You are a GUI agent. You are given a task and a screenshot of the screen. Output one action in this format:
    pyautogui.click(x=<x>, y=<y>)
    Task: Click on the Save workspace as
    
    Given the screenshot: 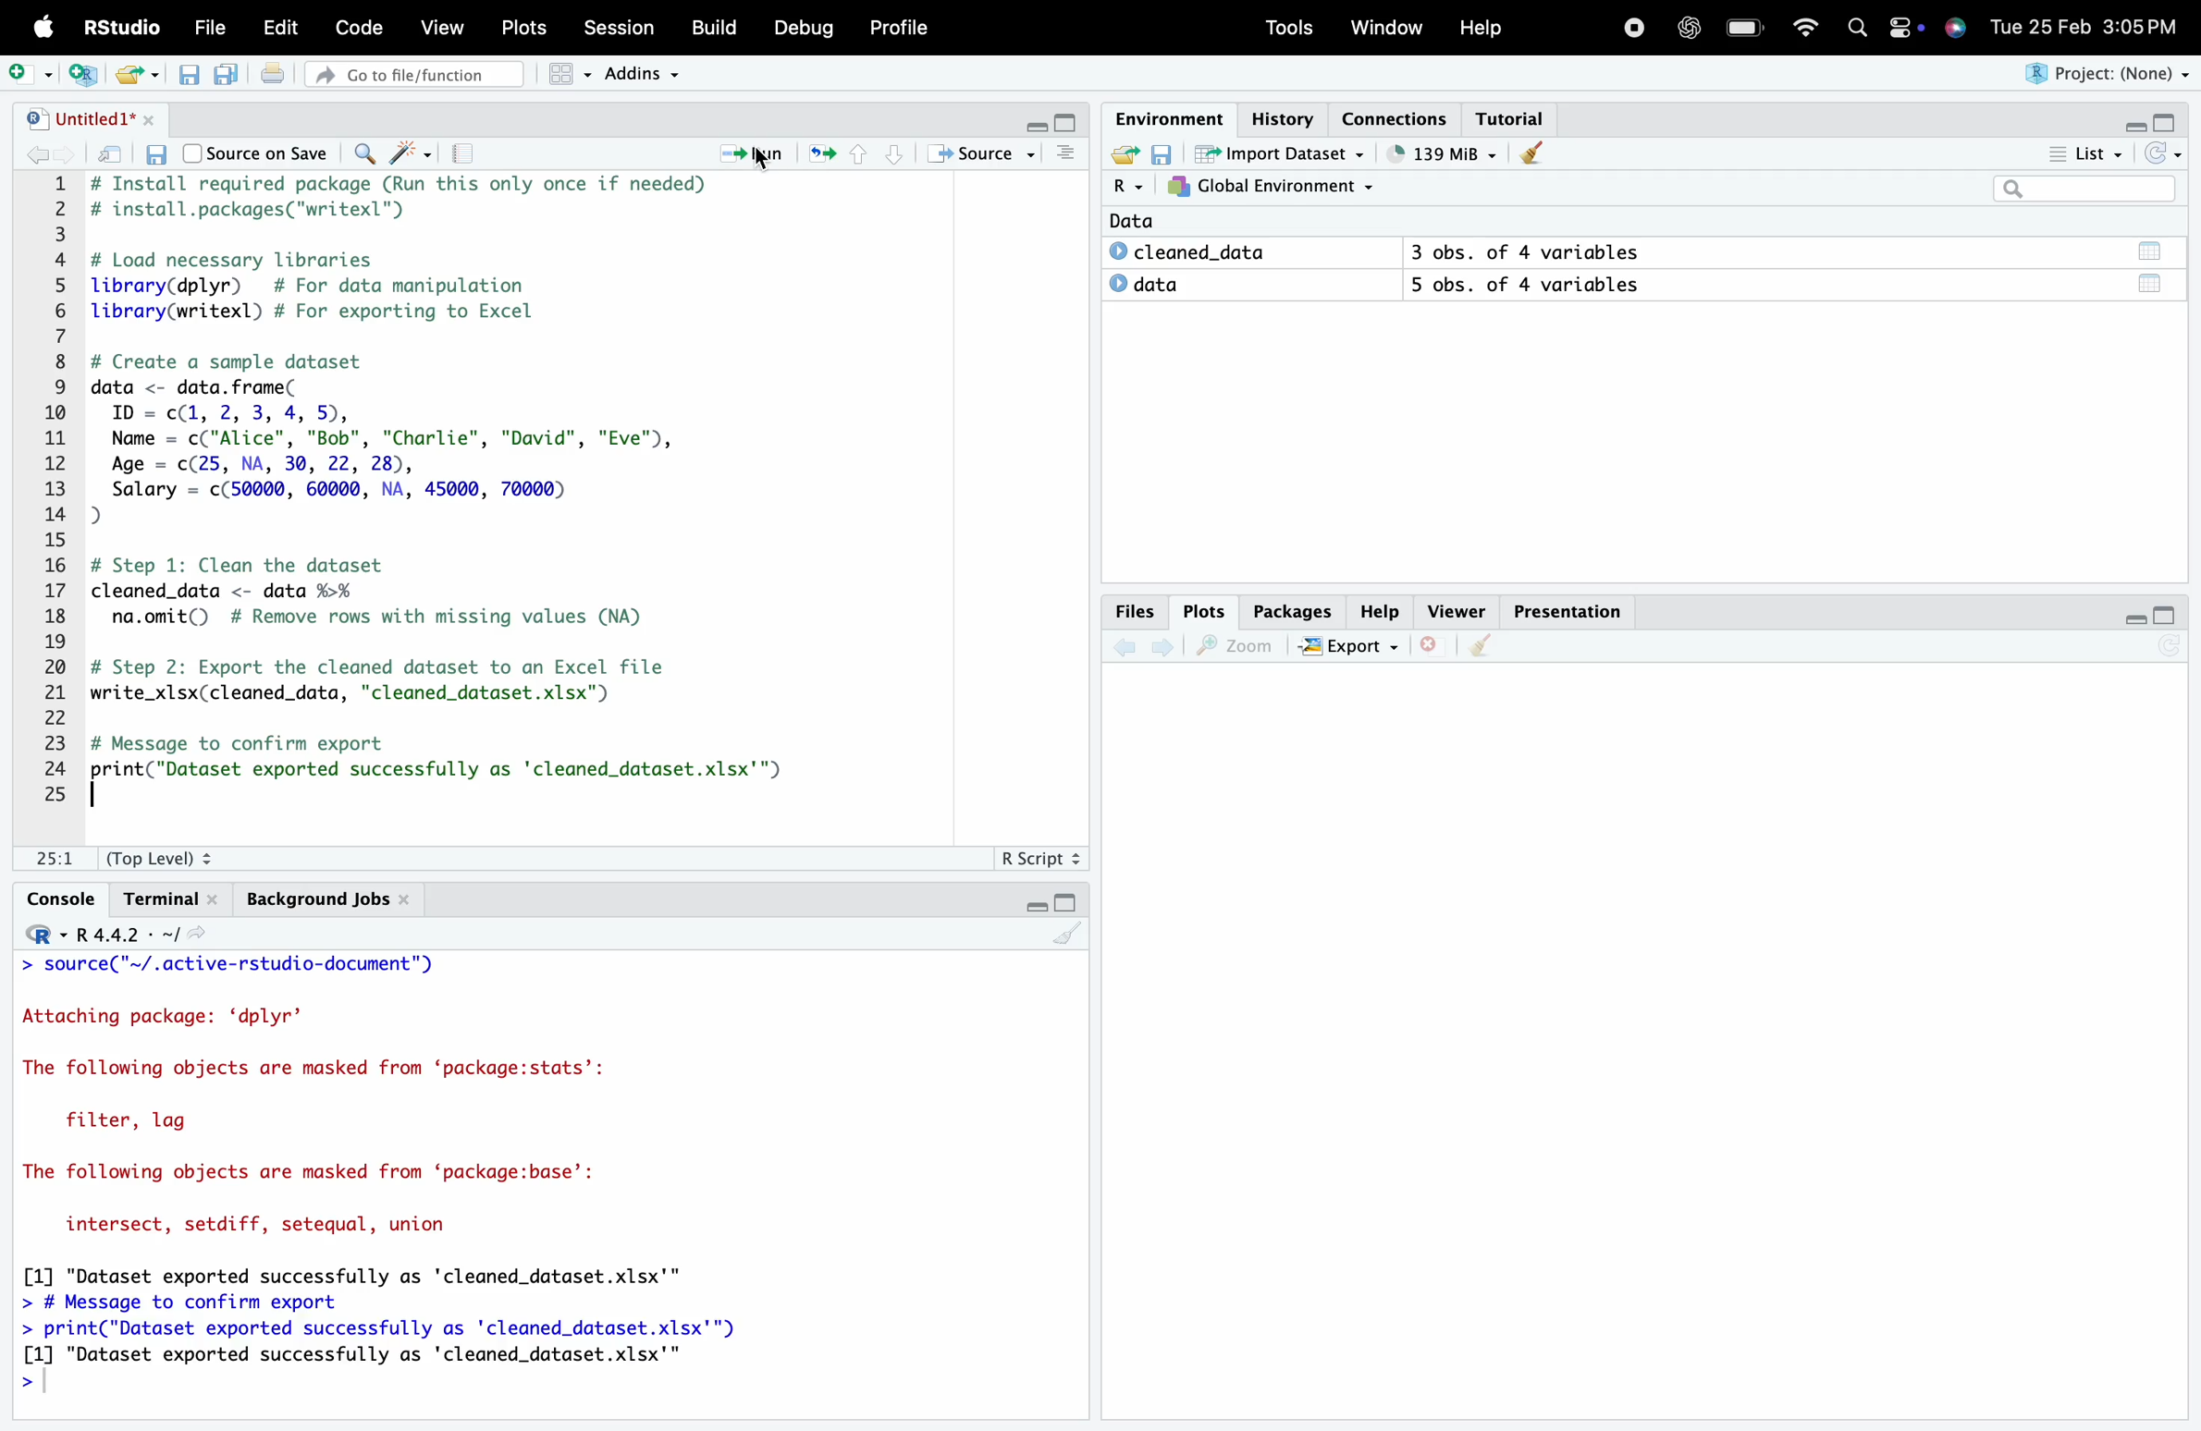 What is the action you would take?
    pyautogui.click(x=1167, y=155)
    